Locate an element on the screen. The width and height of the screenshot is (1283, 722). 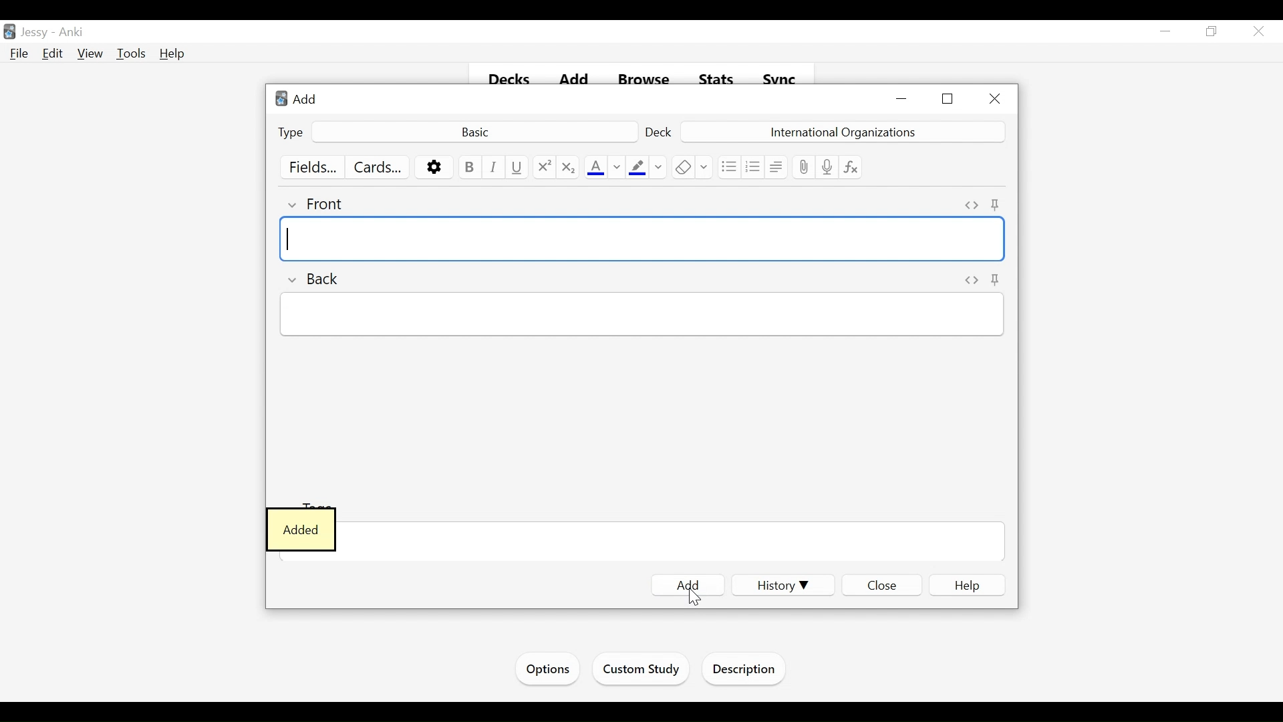
Restore is located at coordinates (1214, 31).